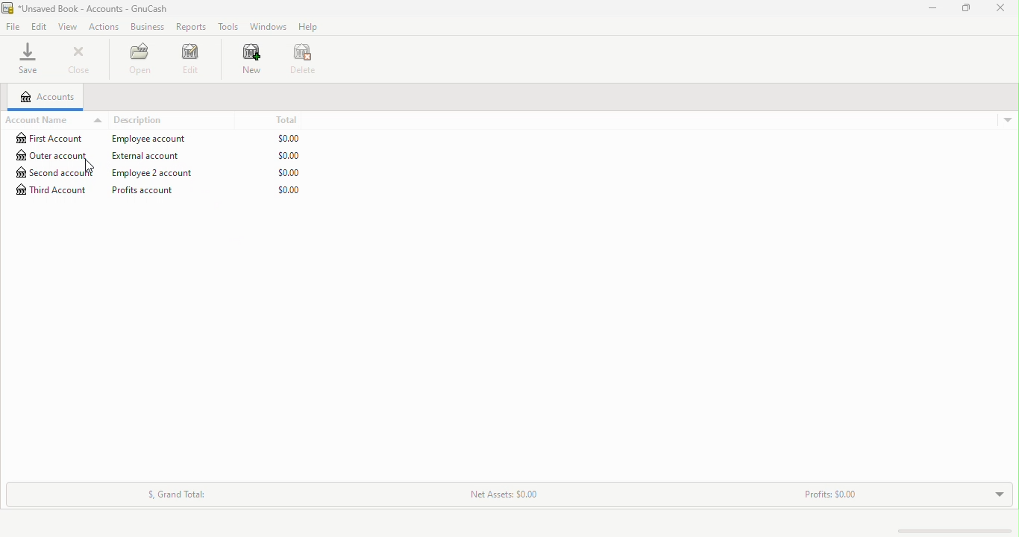 The height and width of the screenshot is (537, 1019). Describe the element at coordinates (163, 190) in the screenshot. I see `Third account` at that location.